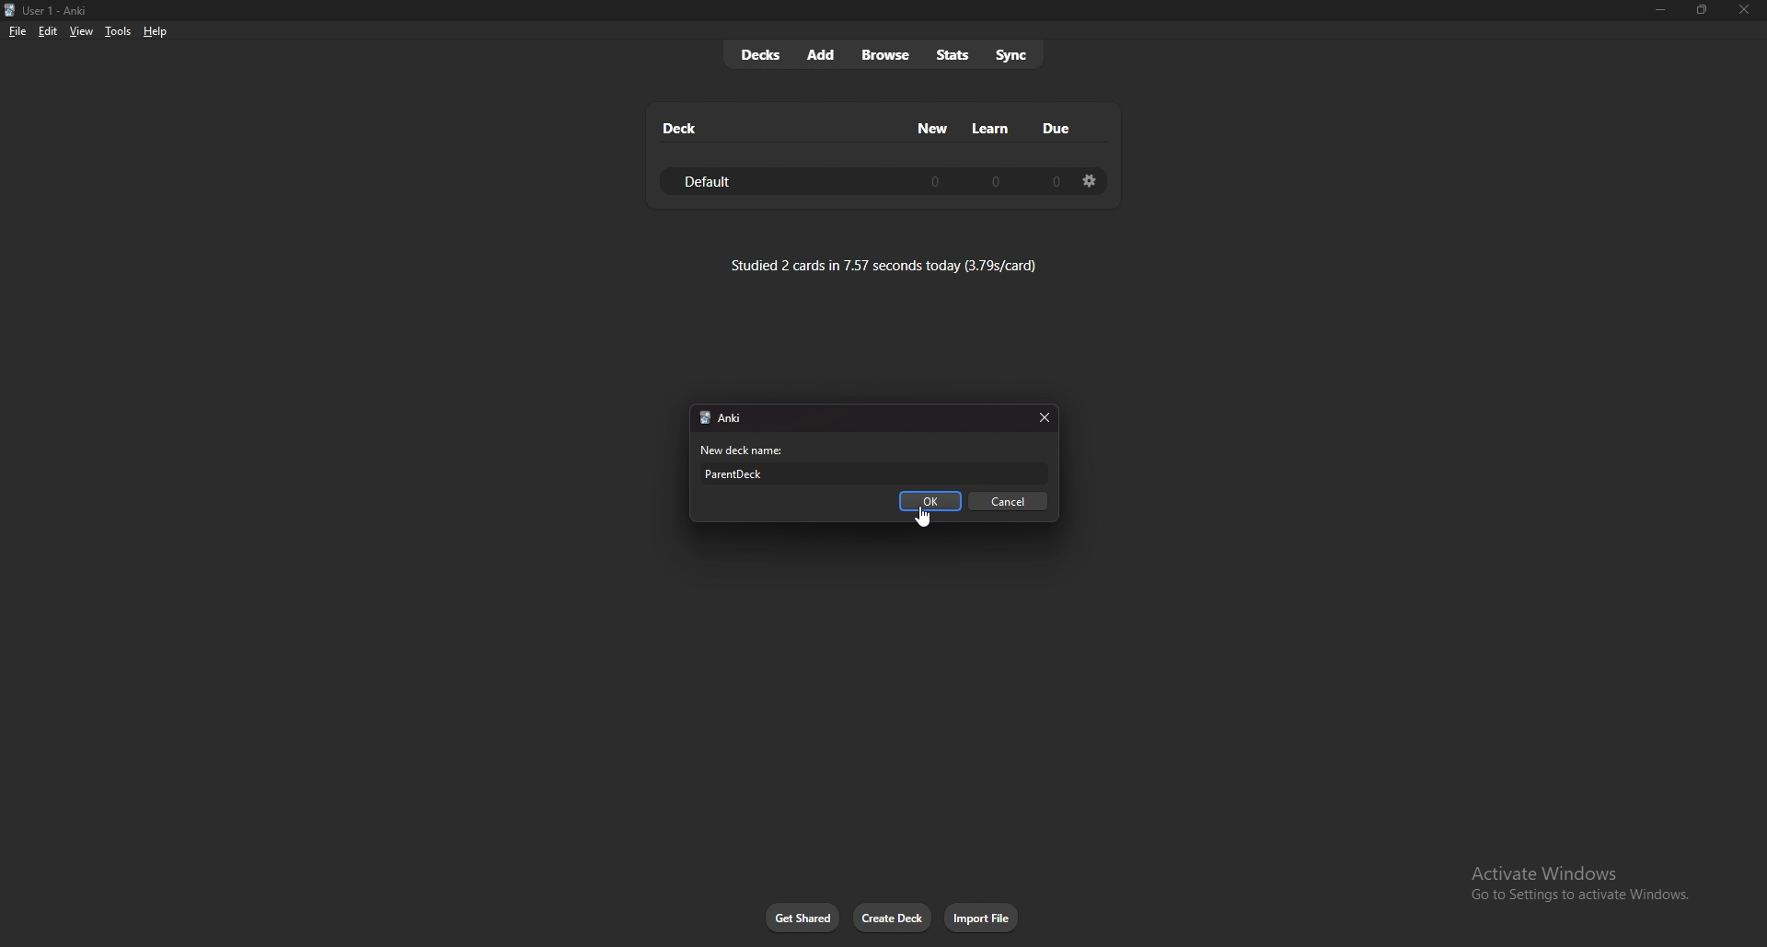 The height and width of the screenshot is (947, 1767). I want to click on new deck name, so click(747, 451).